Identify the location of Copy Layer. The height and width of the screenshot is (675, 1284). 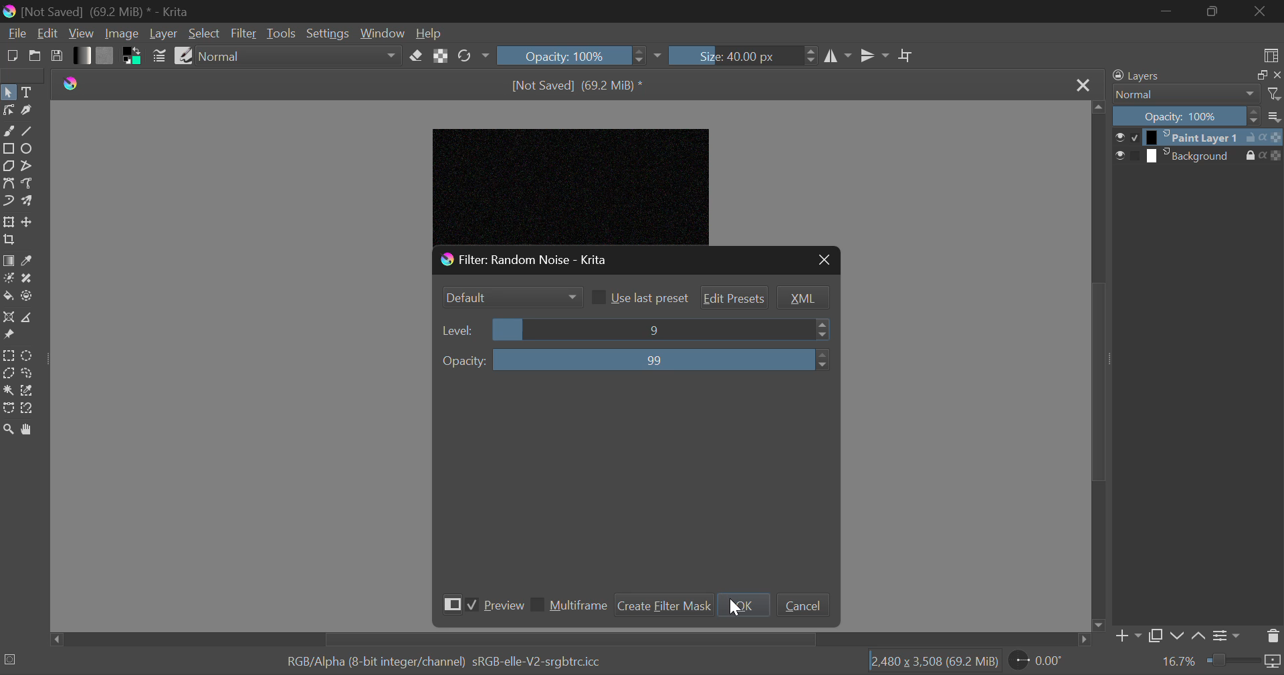
(1154, 634).